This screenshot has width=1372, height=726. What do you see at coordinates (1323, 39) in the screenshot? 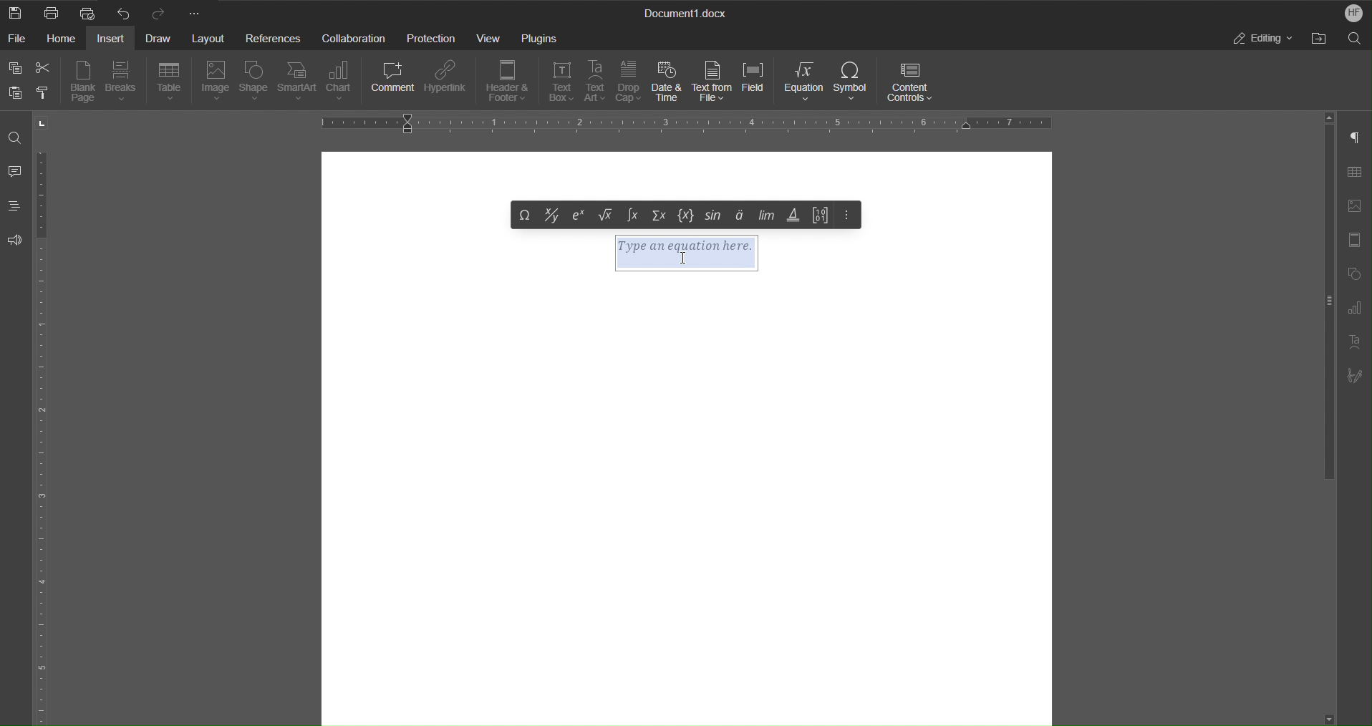
I see `Open File Location` at bounding box center [1323, 39].